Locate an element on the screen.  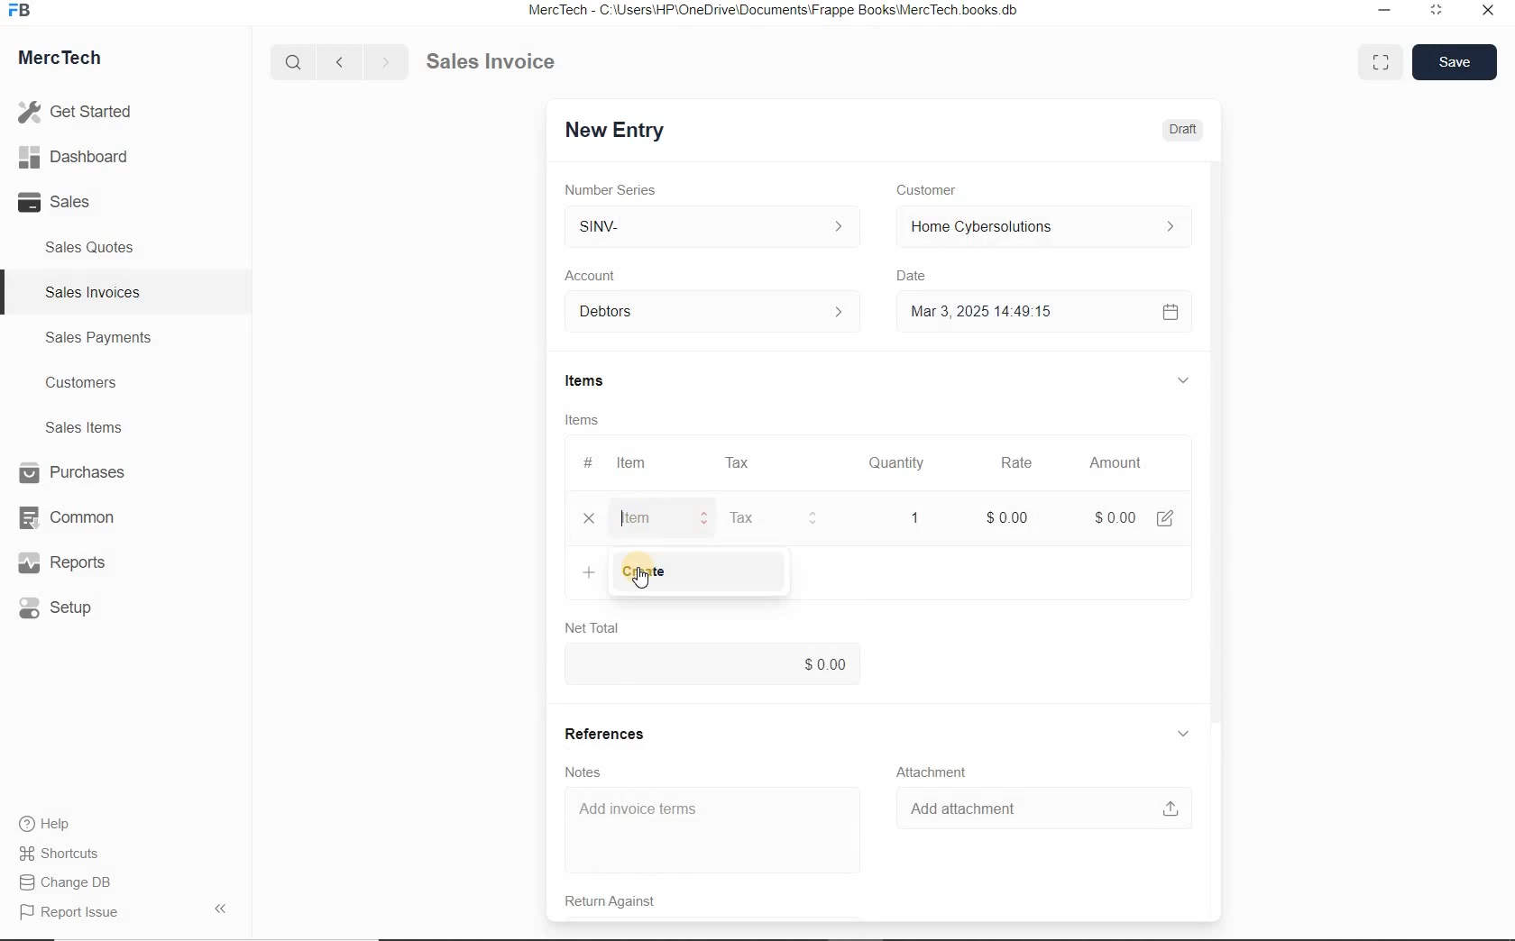
Hide Sidebar is located at coordinates (219, 908).